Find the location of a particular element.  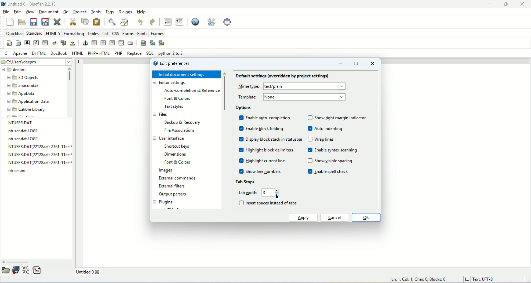

anaconda3 is located at coordinates (31, 86).